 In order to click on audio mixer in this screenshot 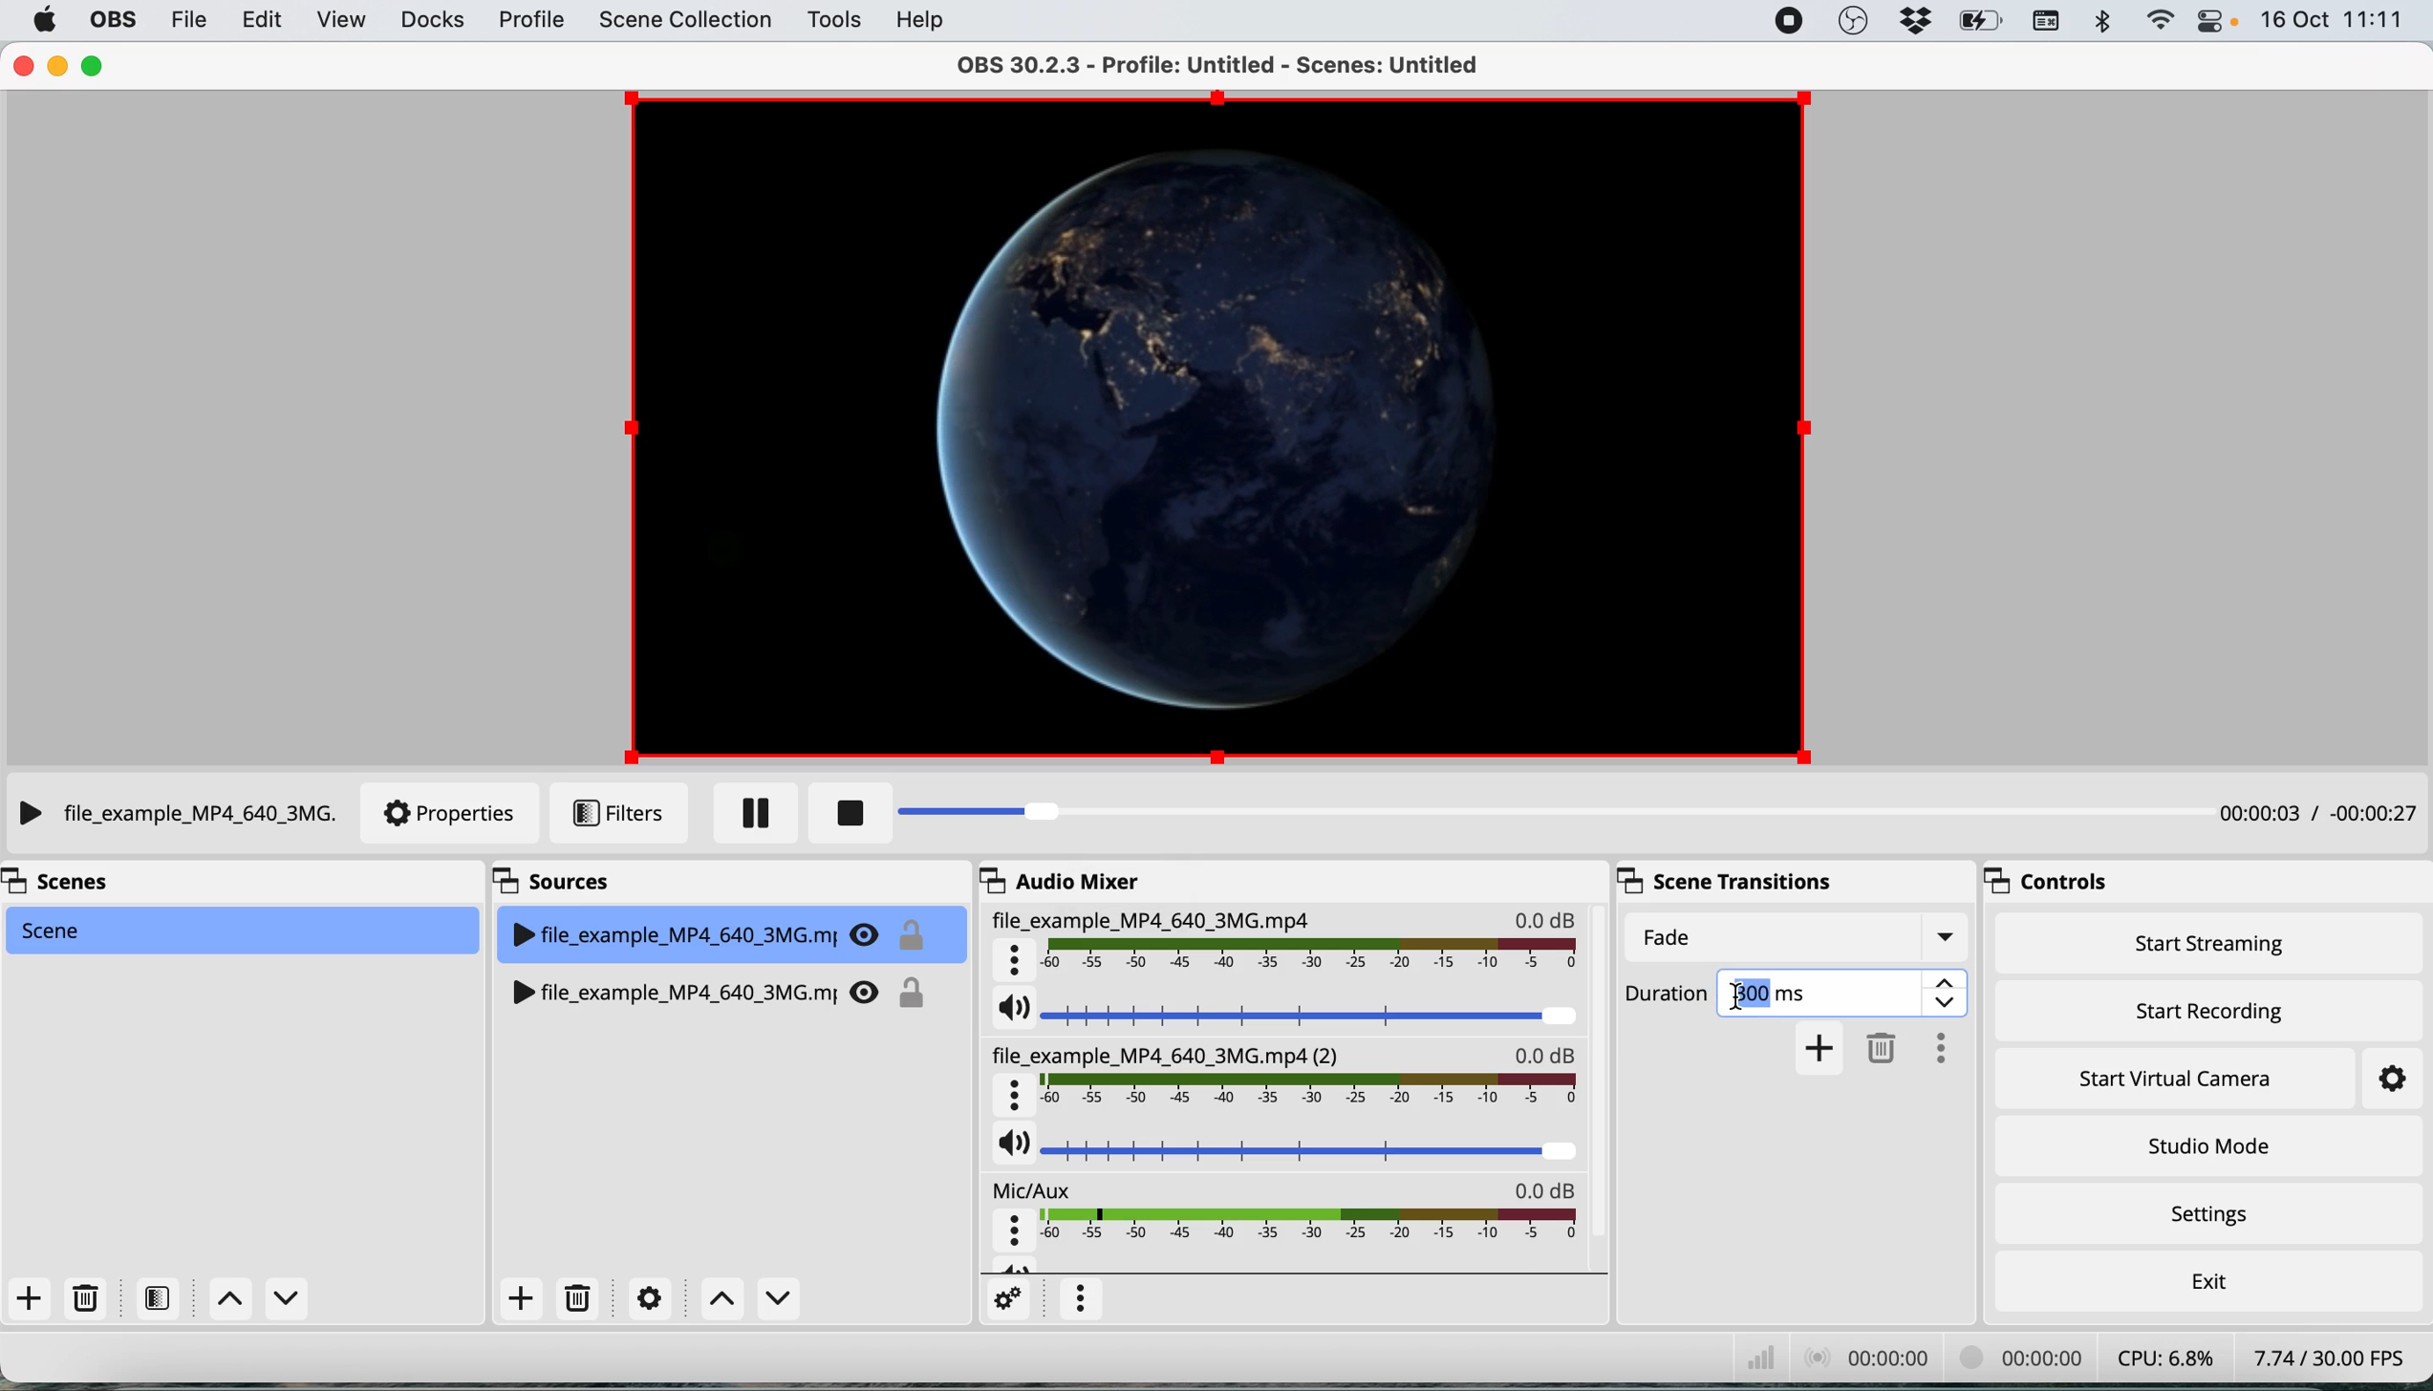, I will do `click(1077, 883)`.